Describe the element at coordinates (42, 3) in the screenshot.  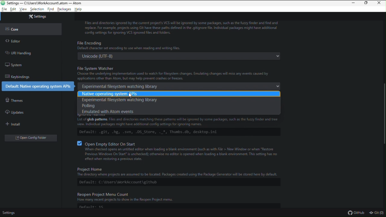
I see `file name and file path` at that location.